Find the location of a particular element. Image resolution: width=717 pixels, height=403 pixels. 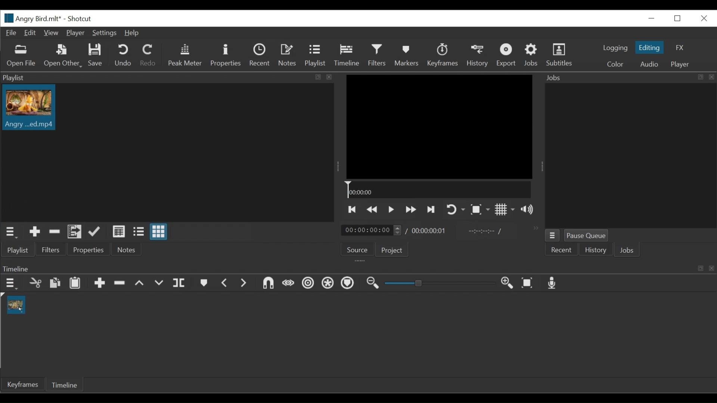

Timeline is located at coordinates (438, 190).